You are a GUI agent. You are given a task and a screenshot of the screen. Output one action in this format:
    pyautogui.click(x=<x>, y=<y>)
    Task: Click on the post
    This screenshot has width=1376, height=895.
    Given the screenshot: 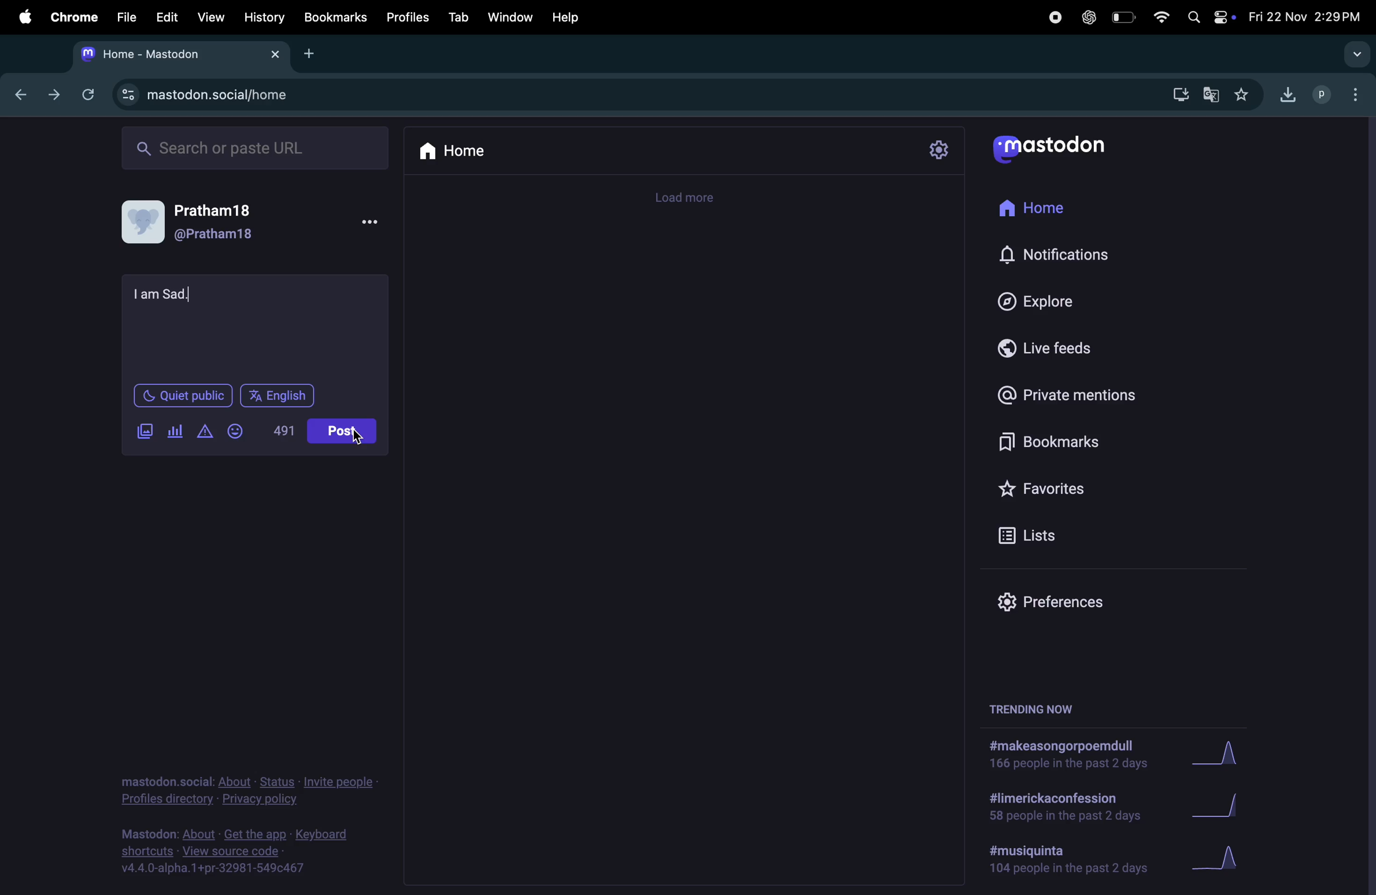 What is the action you would take?
    pyautogui.click(x=343, y=431)
    